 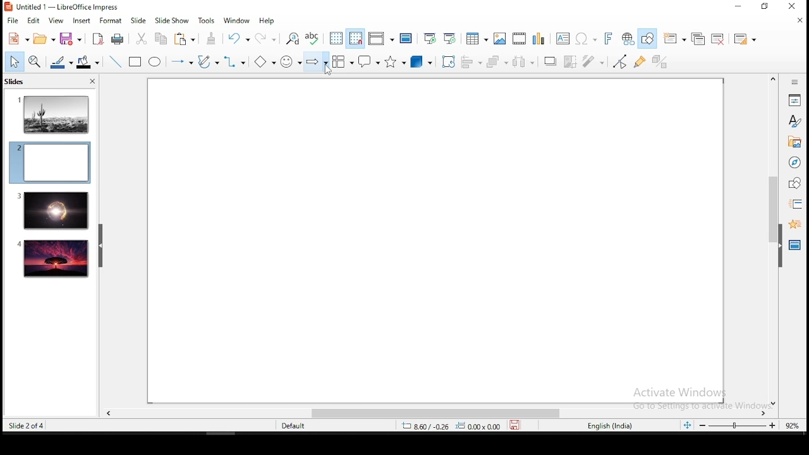 I want to click on window name, so click(x=63, y=6).